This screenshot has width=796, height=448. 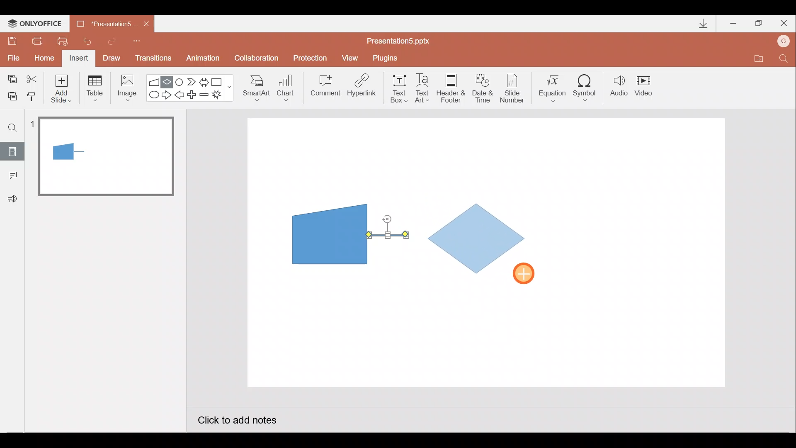 What do you see at coordinates (102, 22) in the screenshot?
I see `Presentation5.` at bounding box center [102, 22].